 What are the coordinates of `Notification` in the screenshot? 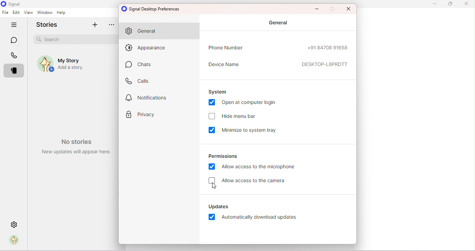 It's located at (146, 99).